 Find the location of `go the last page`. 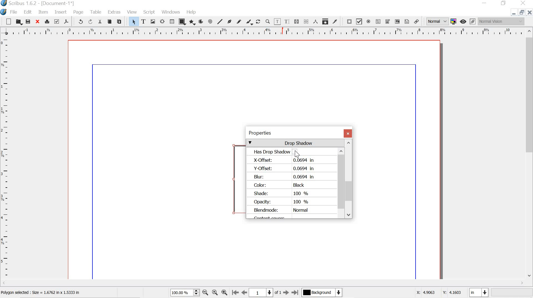

go the last page is located at coordinates (295, 292).